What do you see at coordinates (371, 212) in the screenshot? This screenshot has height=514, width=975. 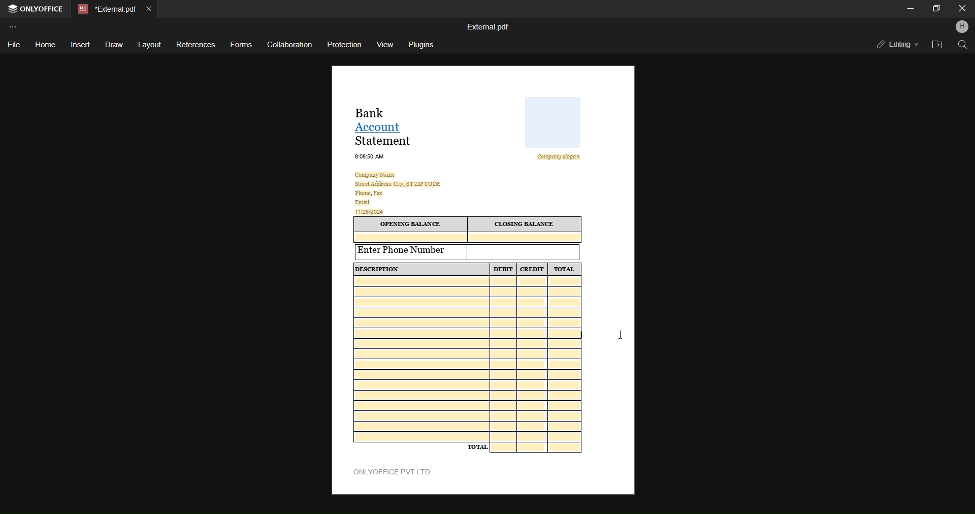 I see `11/26/2024` at bounding box center [371, 212].